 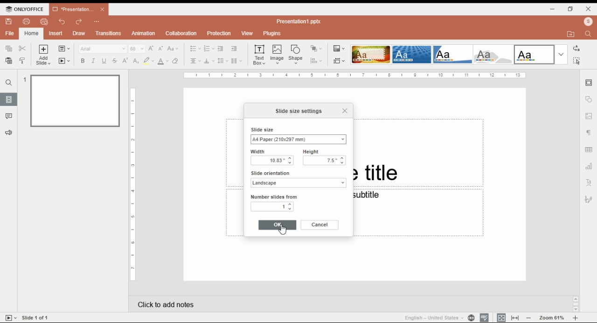 I want to click on close, so click(x=589, y=8).